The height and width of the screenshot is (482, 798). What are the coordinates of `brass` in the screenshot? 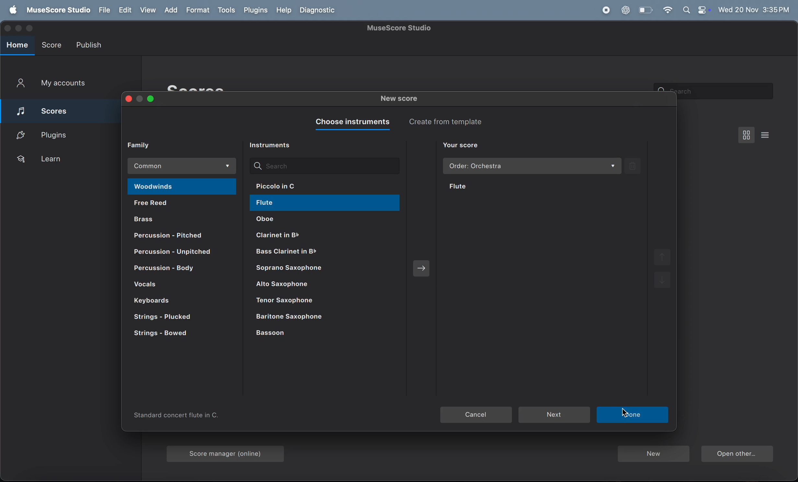 It's located at (183, 218).